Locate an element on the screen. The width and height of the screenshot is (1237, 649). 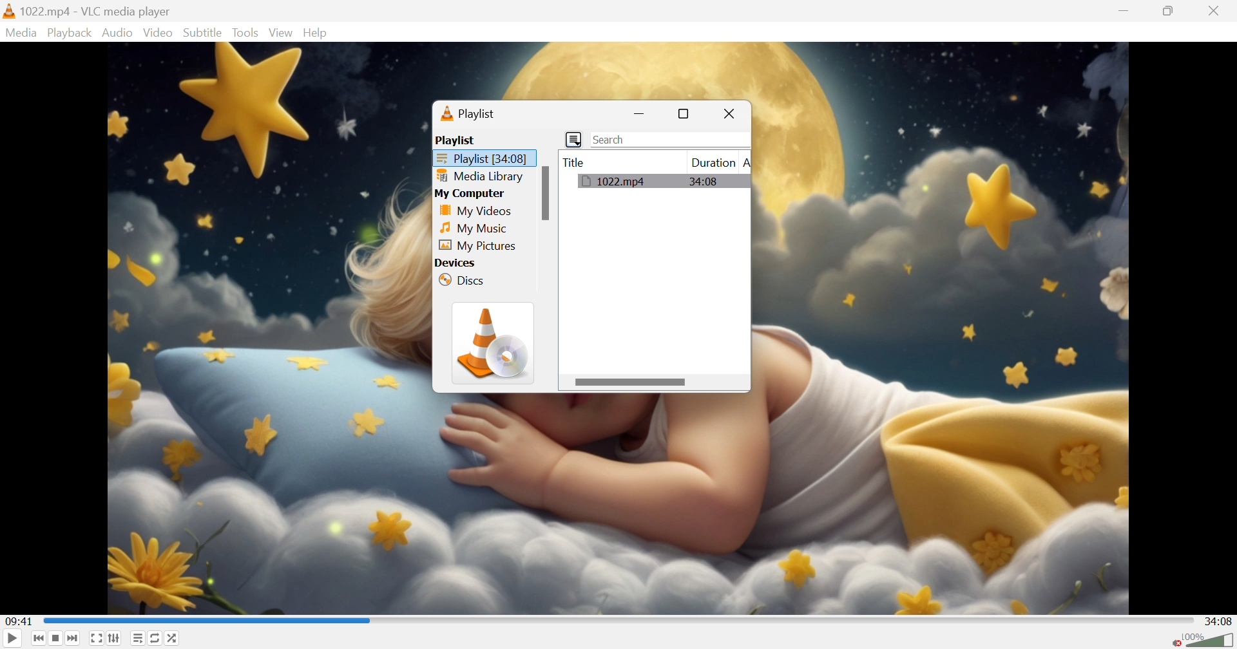
Help is located at coordinates (319, 32).